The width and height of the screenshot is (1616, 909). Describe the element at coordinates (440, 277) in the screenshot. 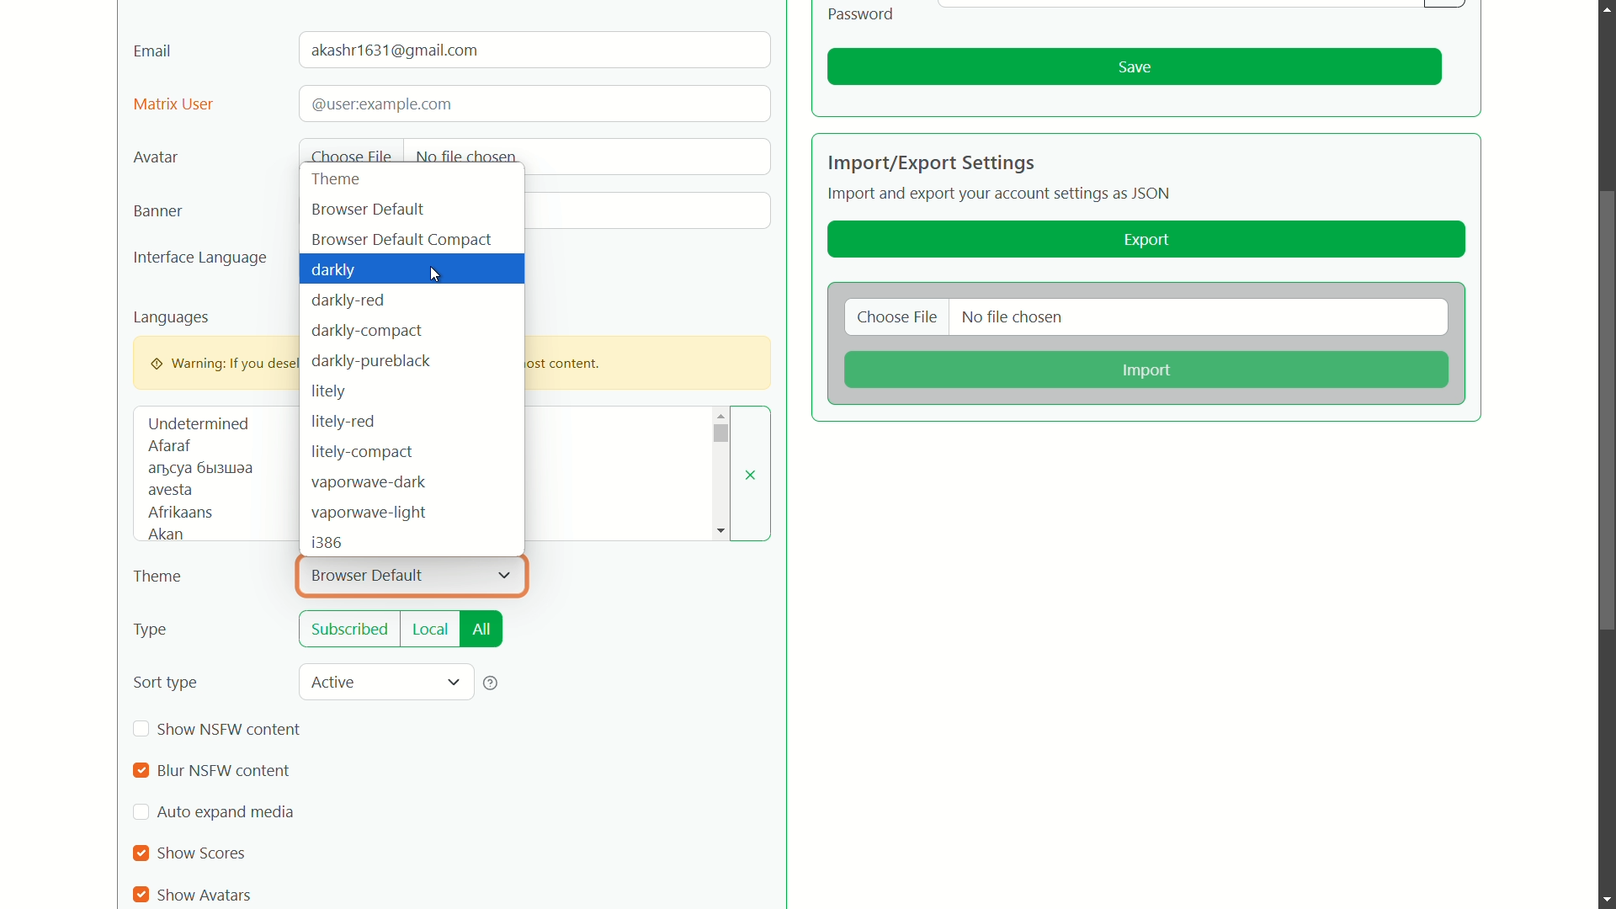

I see `cursor` at that location.